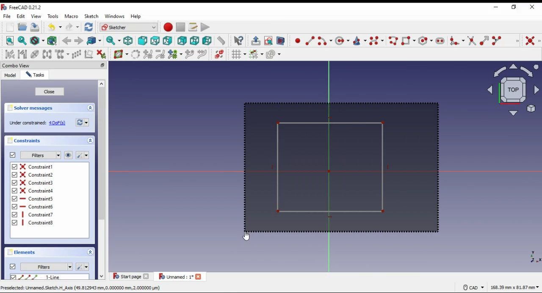 This screenshot has height=293, width=542. I want to click on icon and window name, so click(23, 7).